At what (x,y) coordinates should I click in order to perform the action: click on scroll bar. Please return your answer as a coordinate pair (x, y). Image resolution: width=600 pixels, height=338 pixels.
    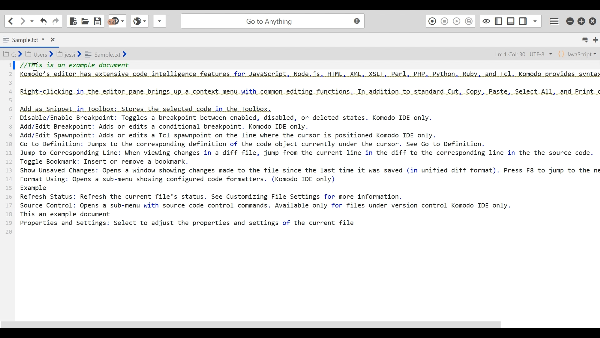
    Looking at the image, I should click on (263, 325).